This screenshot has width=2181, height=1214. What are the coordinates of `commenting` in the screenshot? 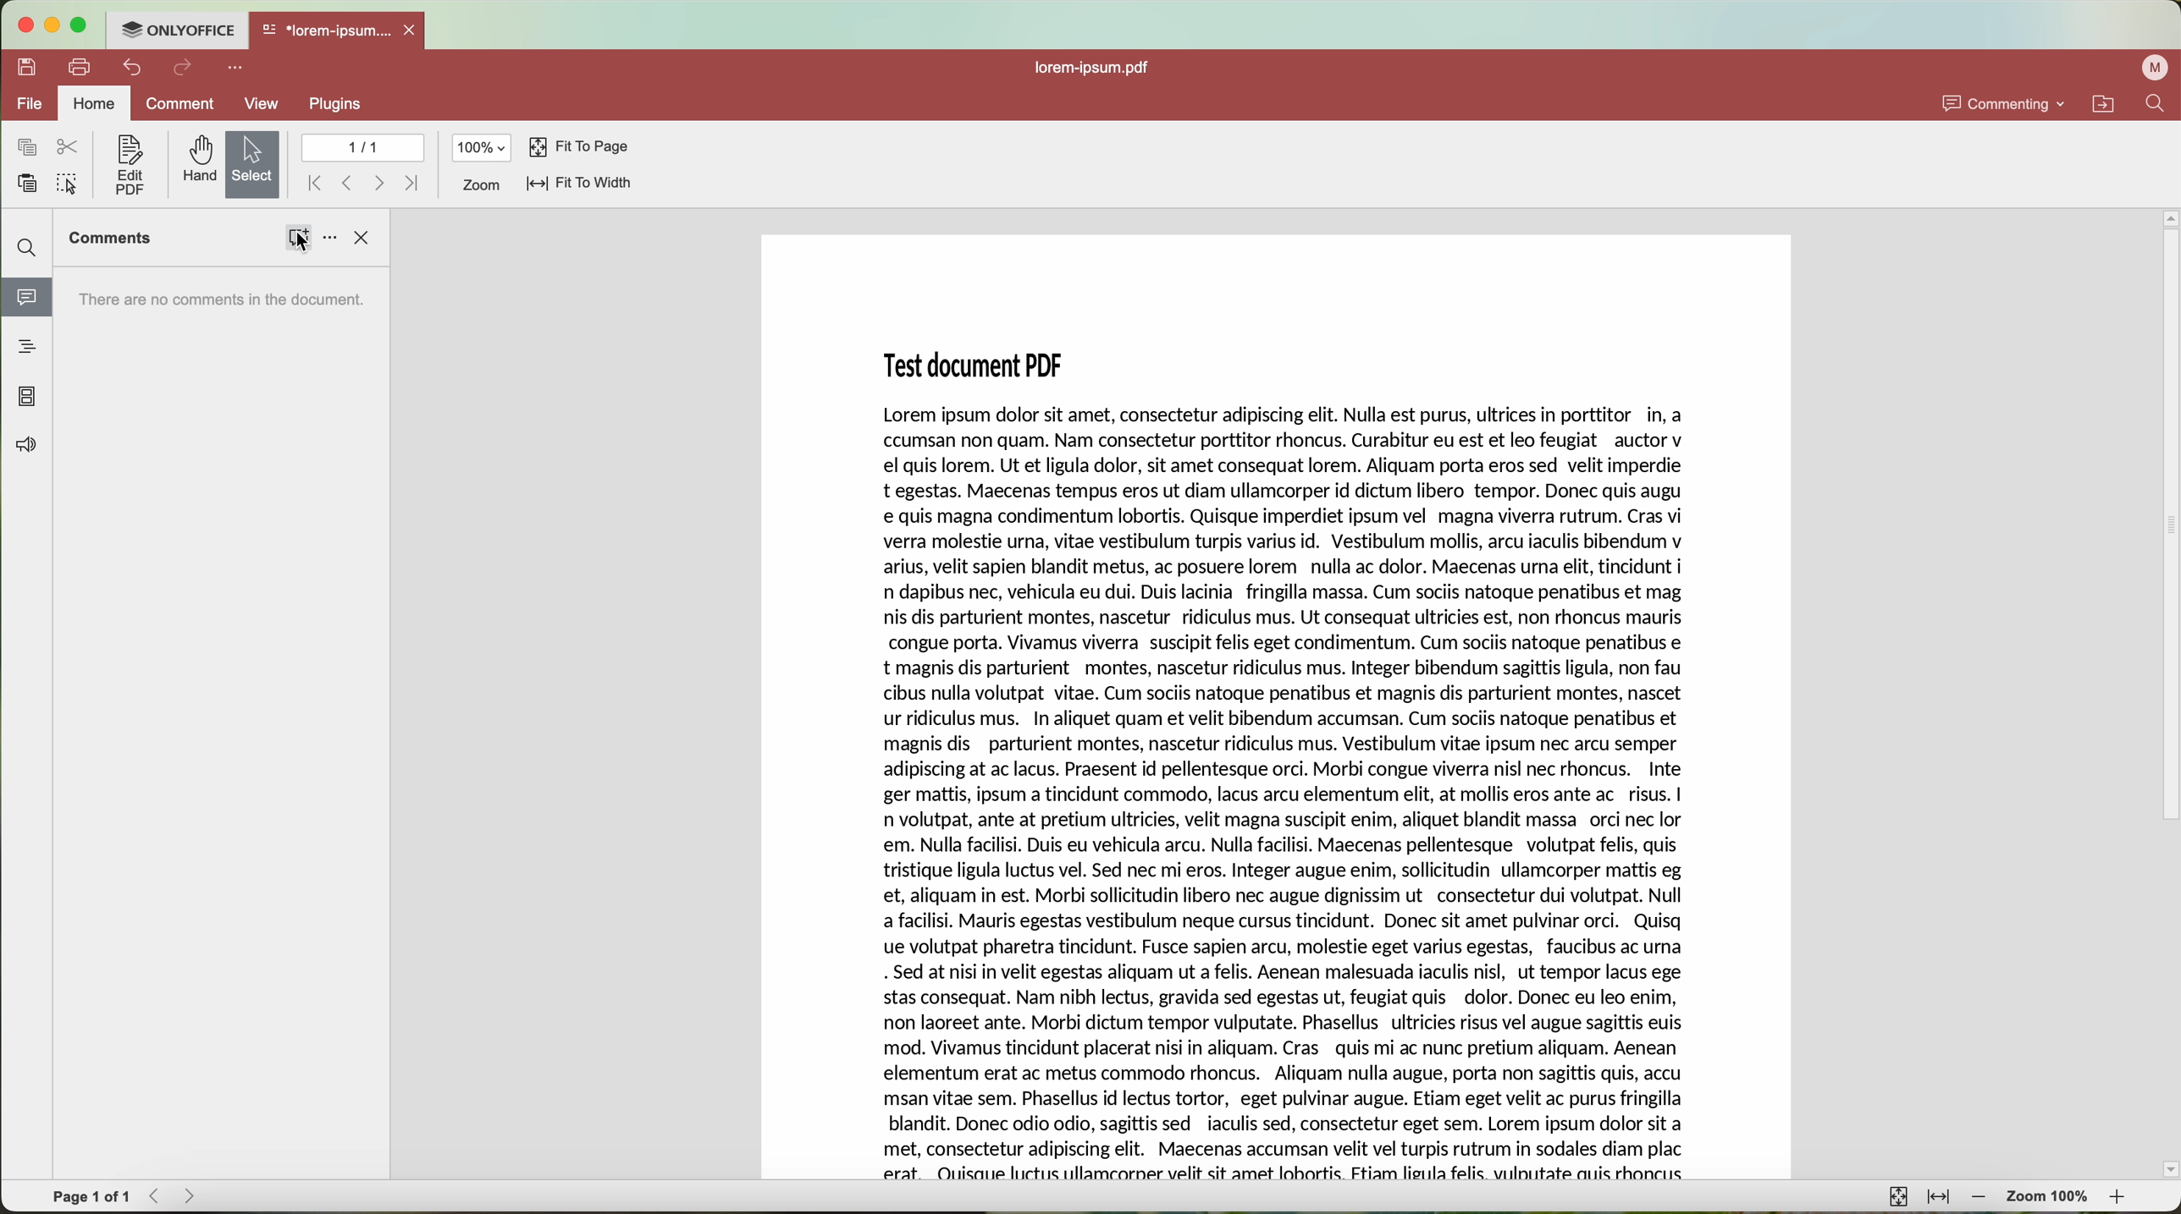 It's located at (2005, 103).